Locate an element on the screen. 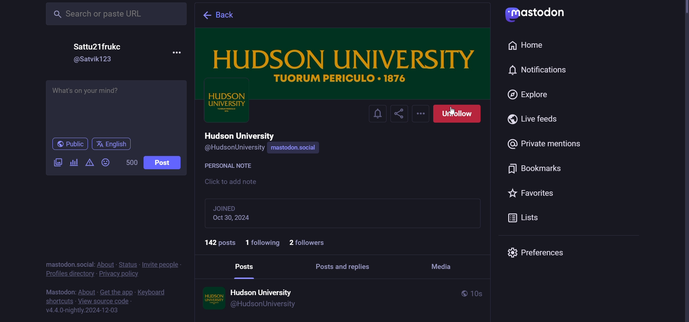 This screenshot has height=322, width=689. mastodon is located at coordinates (60, 265).